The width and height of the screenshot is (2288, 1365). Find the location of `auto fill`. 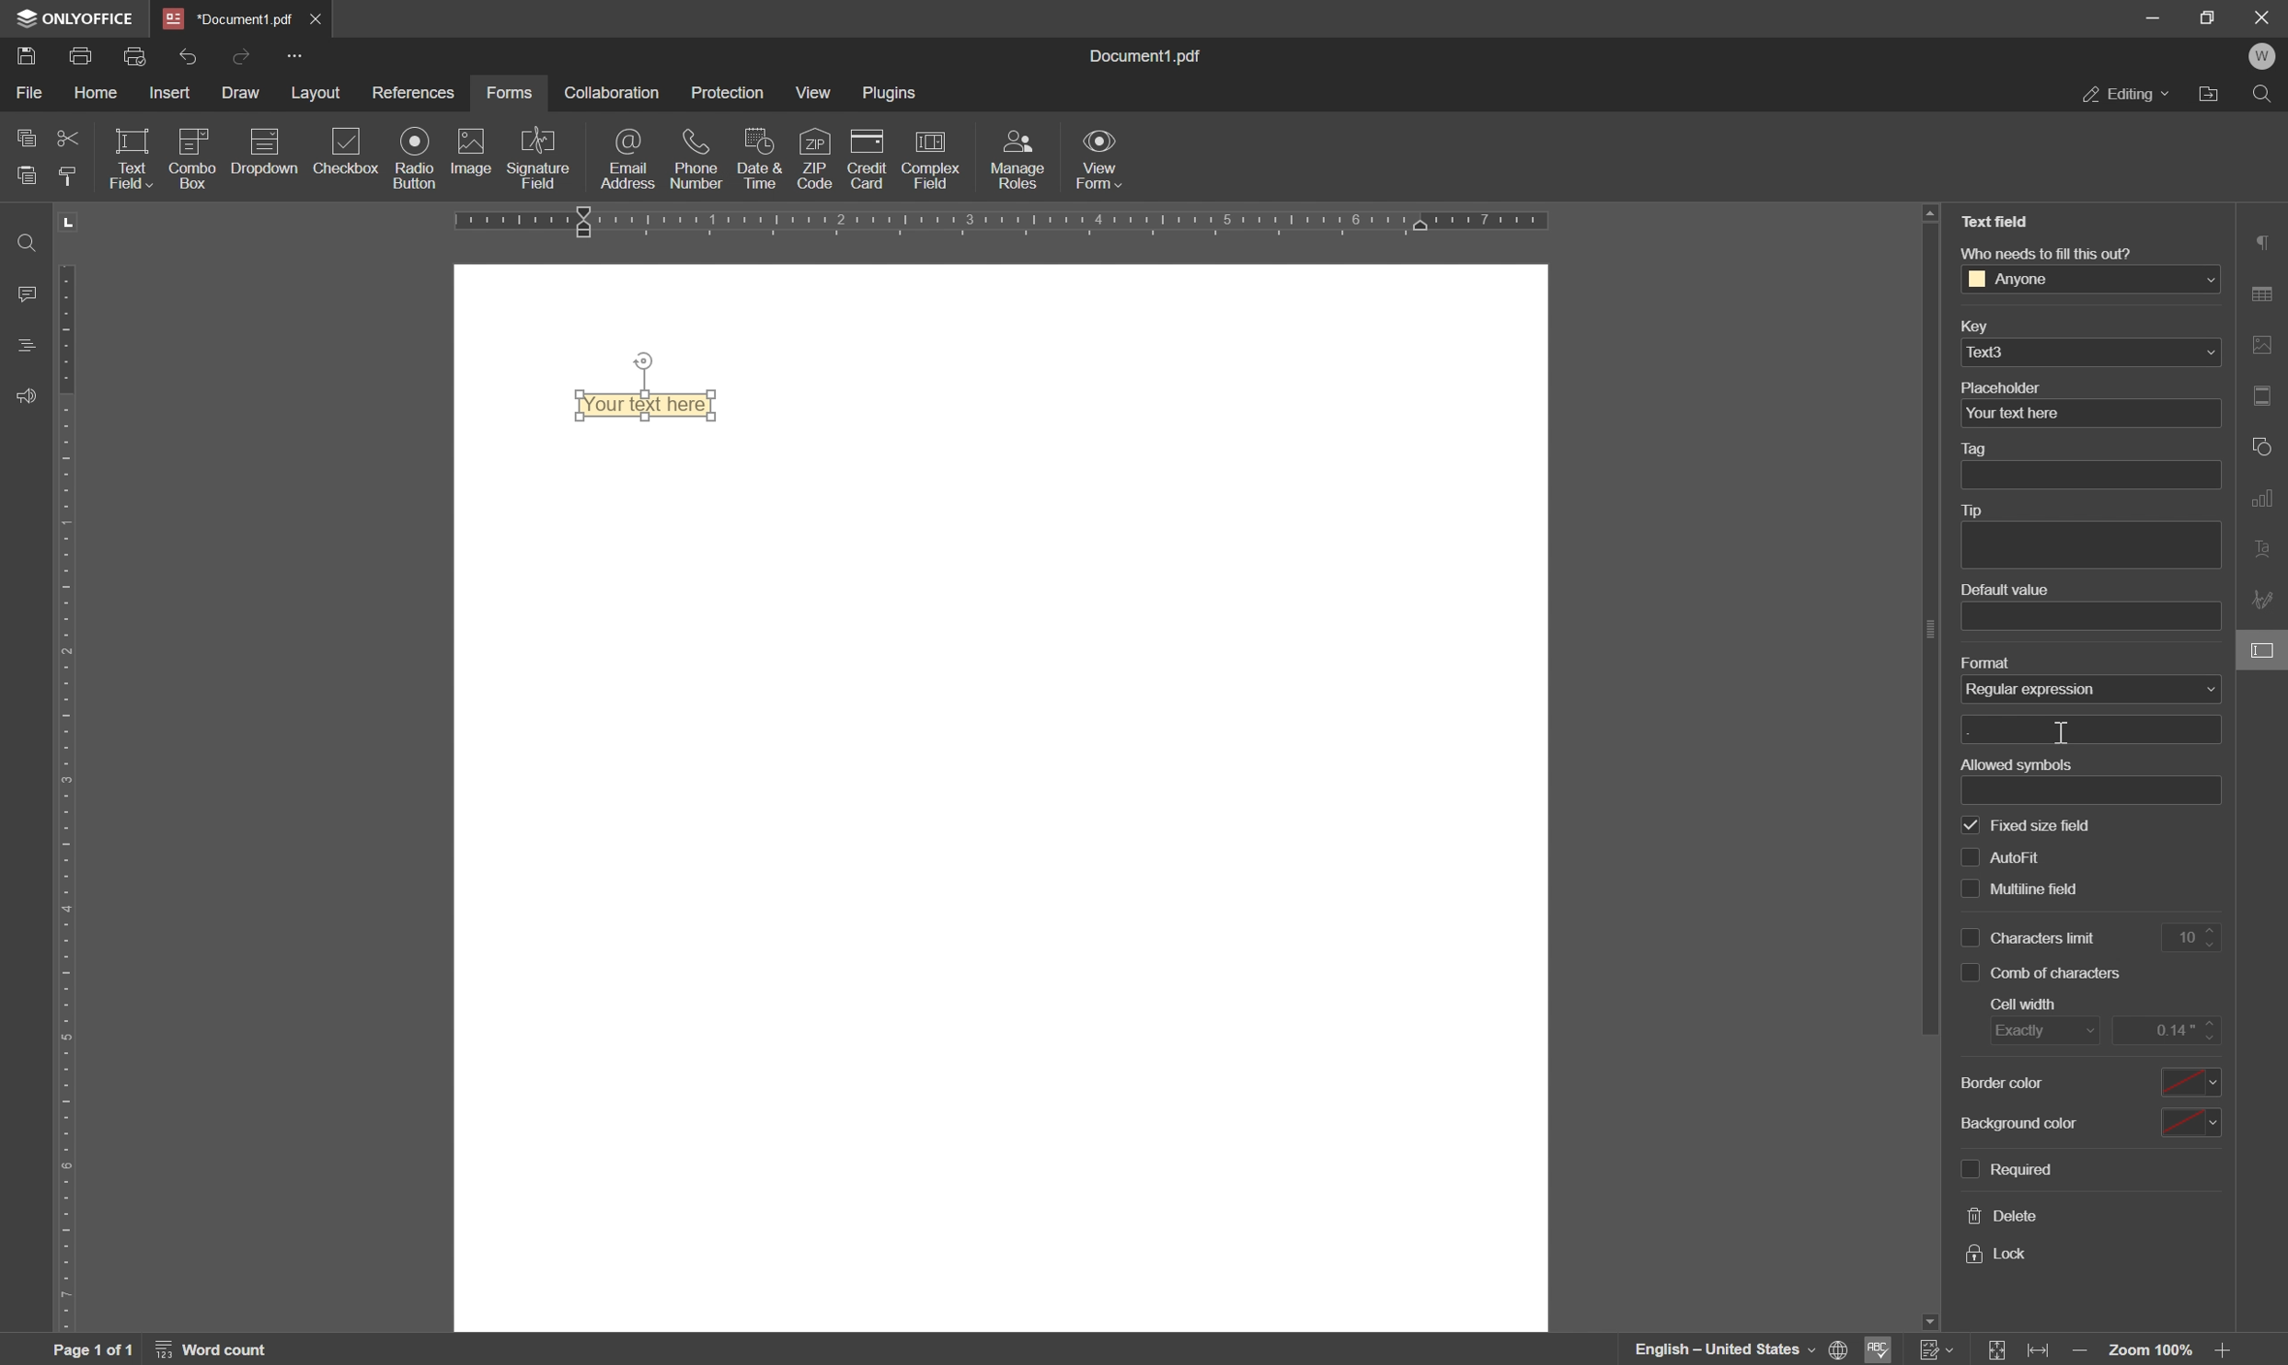

auto fill is located at coordinates (2047, 821).